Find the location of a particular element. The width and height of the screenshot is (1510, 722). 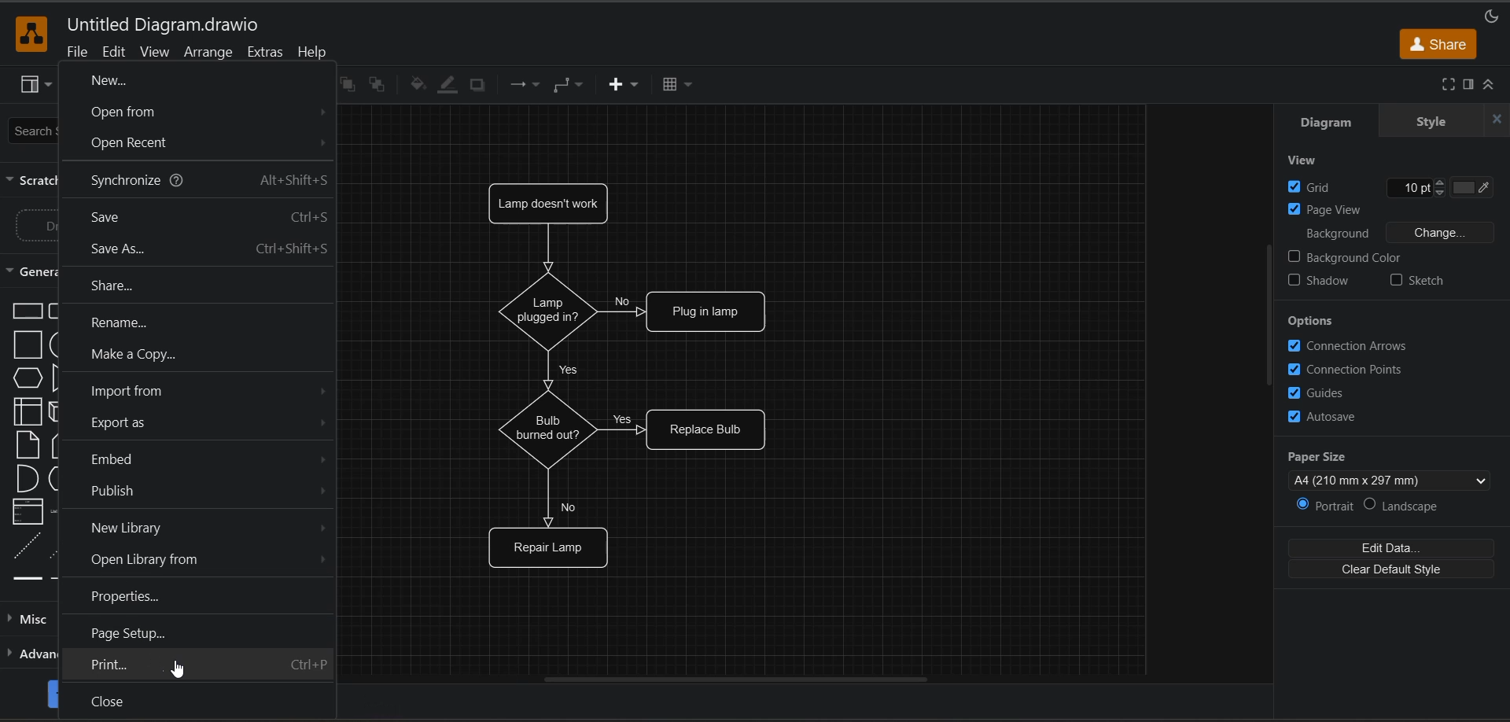

embed is located at coordinates (209, 457).